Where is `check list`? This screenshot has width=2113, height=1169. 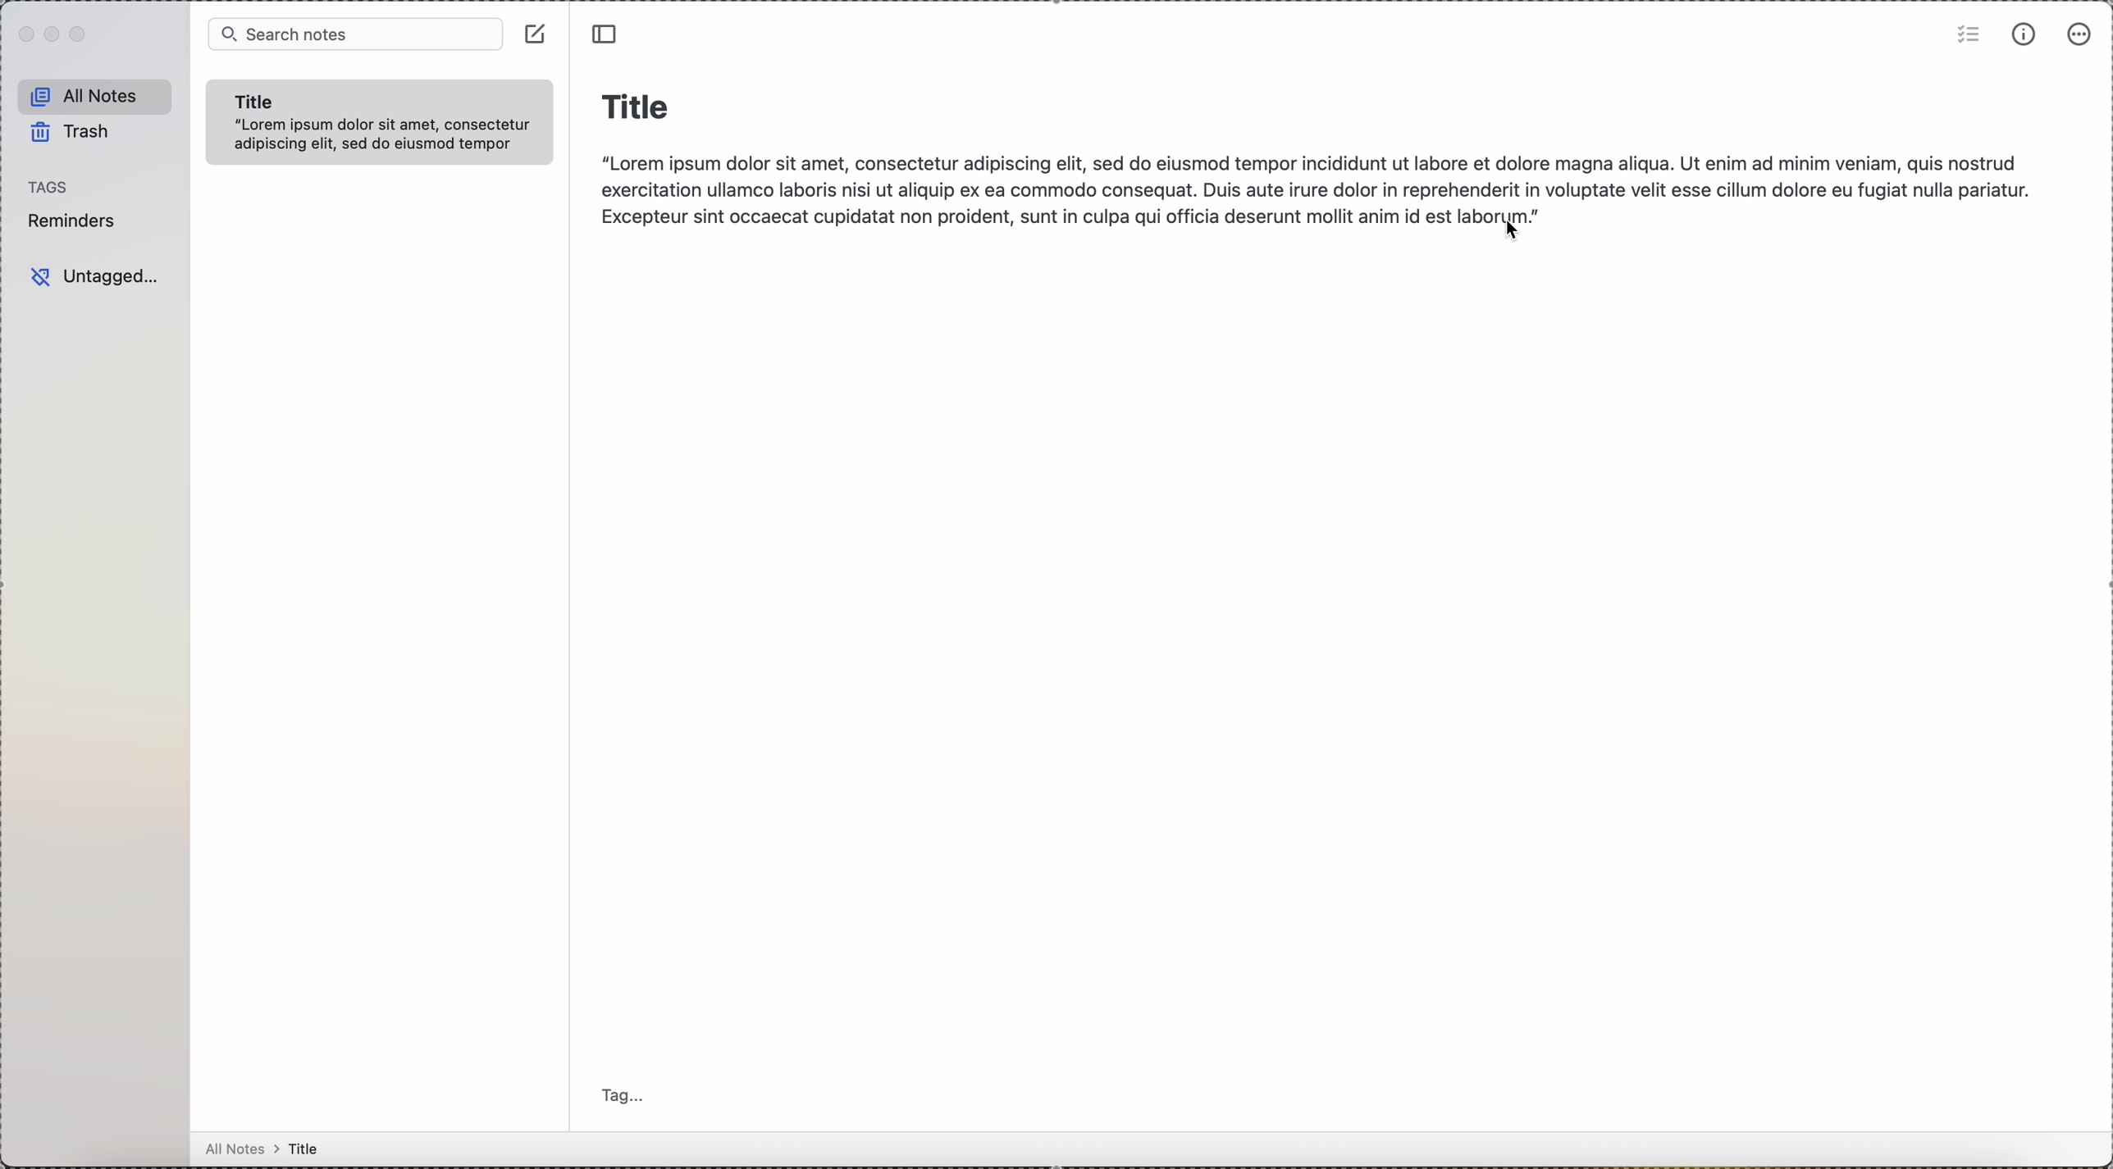 check list is located at coordinates (1962, 34).